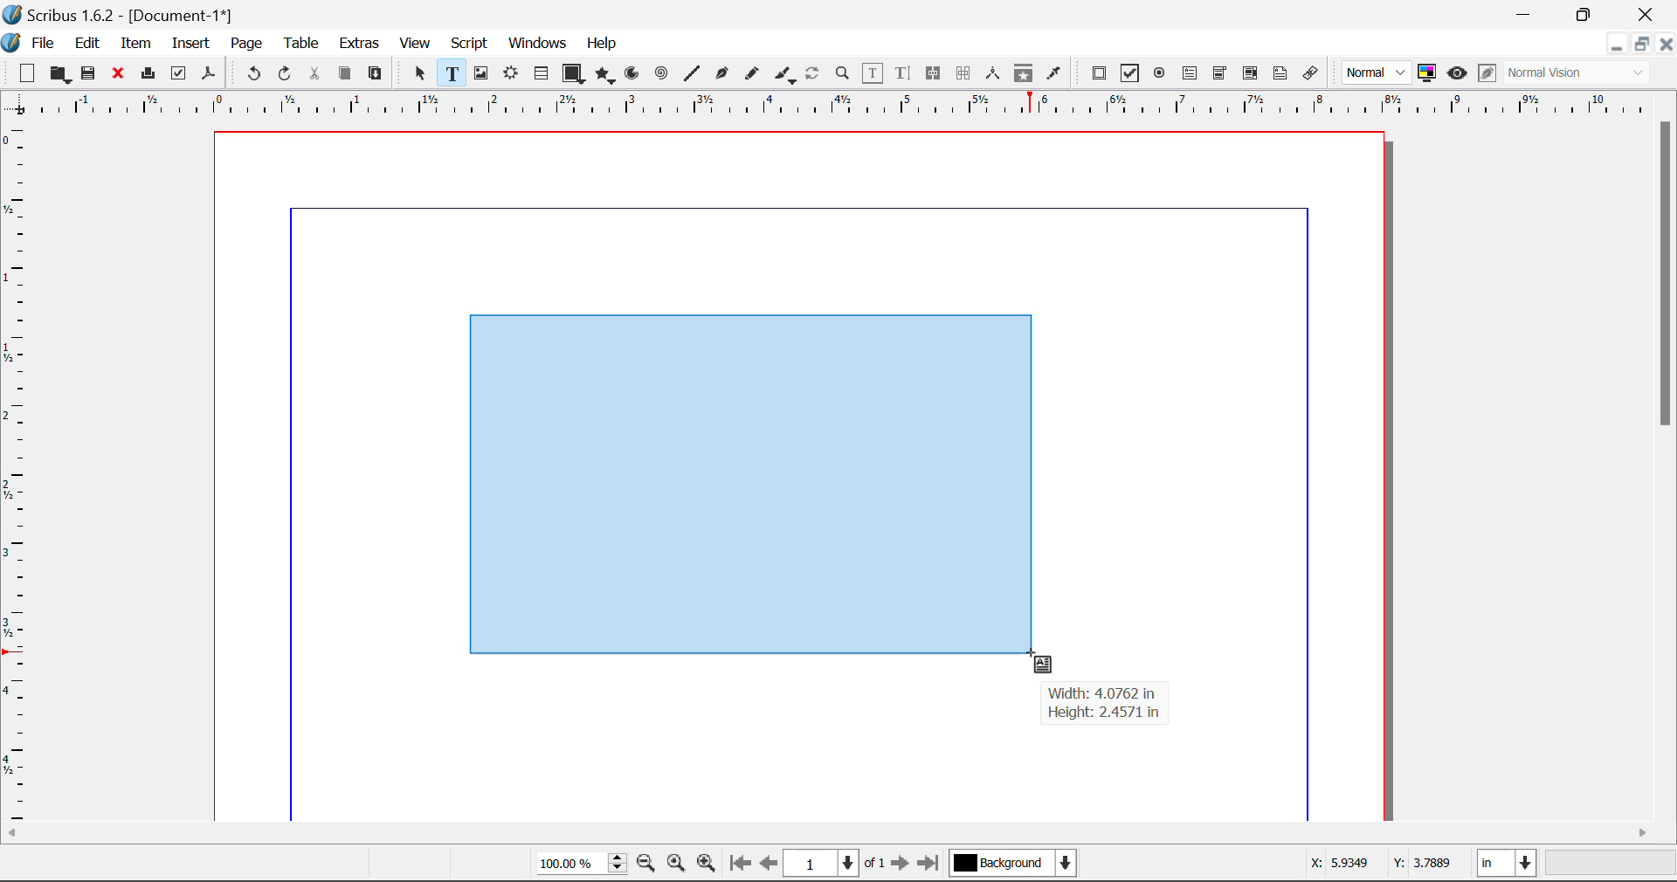 This screenshot has width=1677, height=882. What do you see at coordinates (1220, 72) in the screenshot?
I see `Pdf Combo Box` at bounding box center [1220, 72].